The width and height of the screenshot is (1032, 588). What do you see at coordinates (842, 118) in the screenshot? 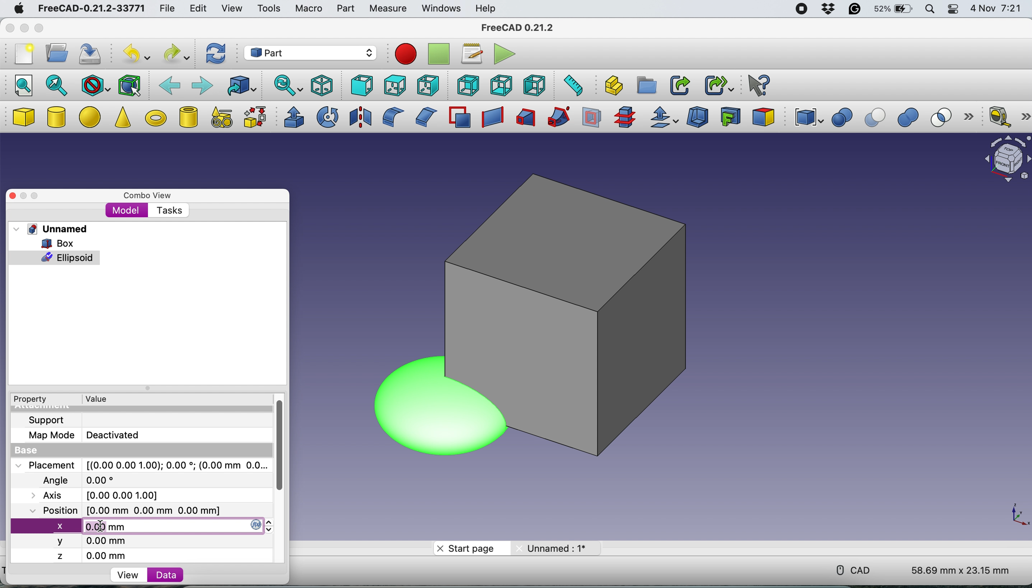
I see `boolean` at bounding box center [842, 118].